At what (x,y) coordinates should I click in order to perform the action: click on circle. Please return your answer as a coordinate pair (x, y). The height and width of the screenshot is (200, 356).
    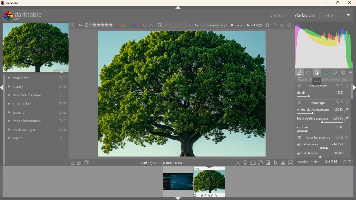
    Looking at the image, I should click on (145, 25).